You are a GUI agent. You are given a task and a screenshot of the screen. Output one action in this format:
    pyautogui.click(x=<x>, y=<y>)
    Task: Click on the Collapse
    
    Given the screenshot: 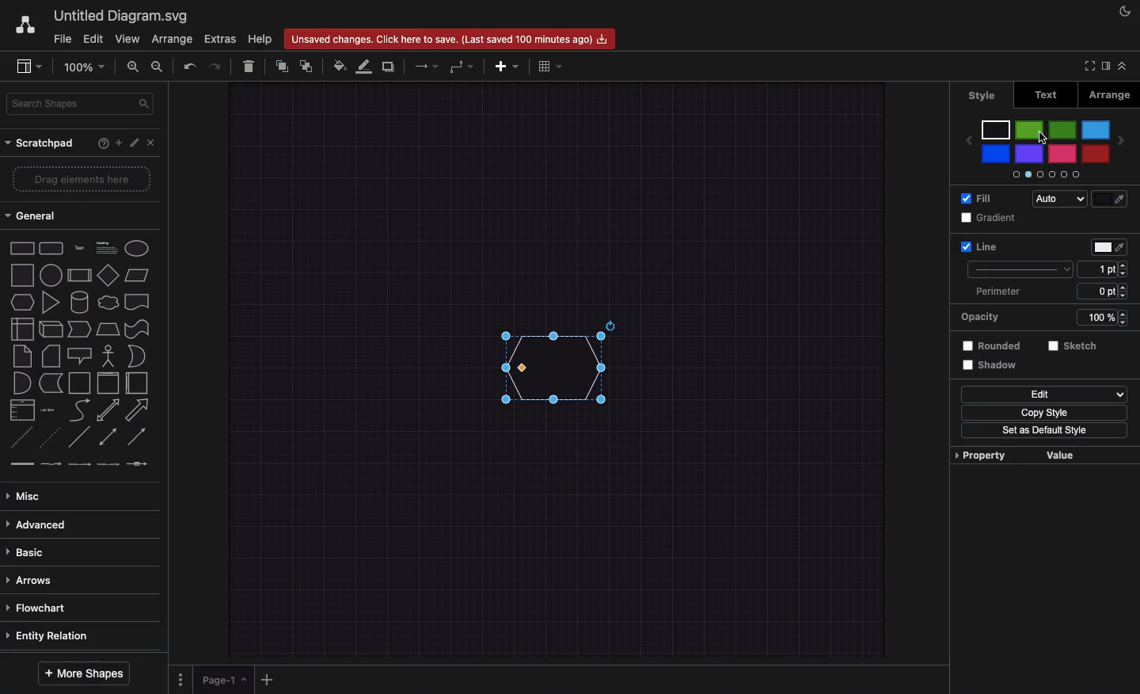 What is the action you would take?
    pyautogui.click(x=1123, y=67)
    